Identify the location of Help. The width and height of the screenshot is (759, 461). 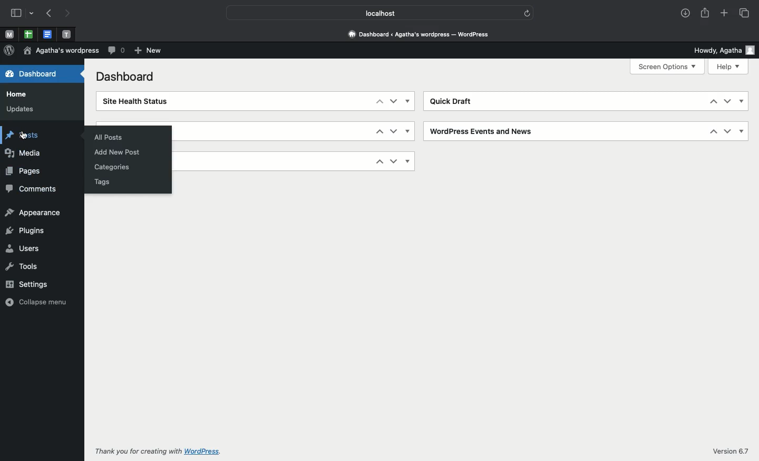
(729, 67).